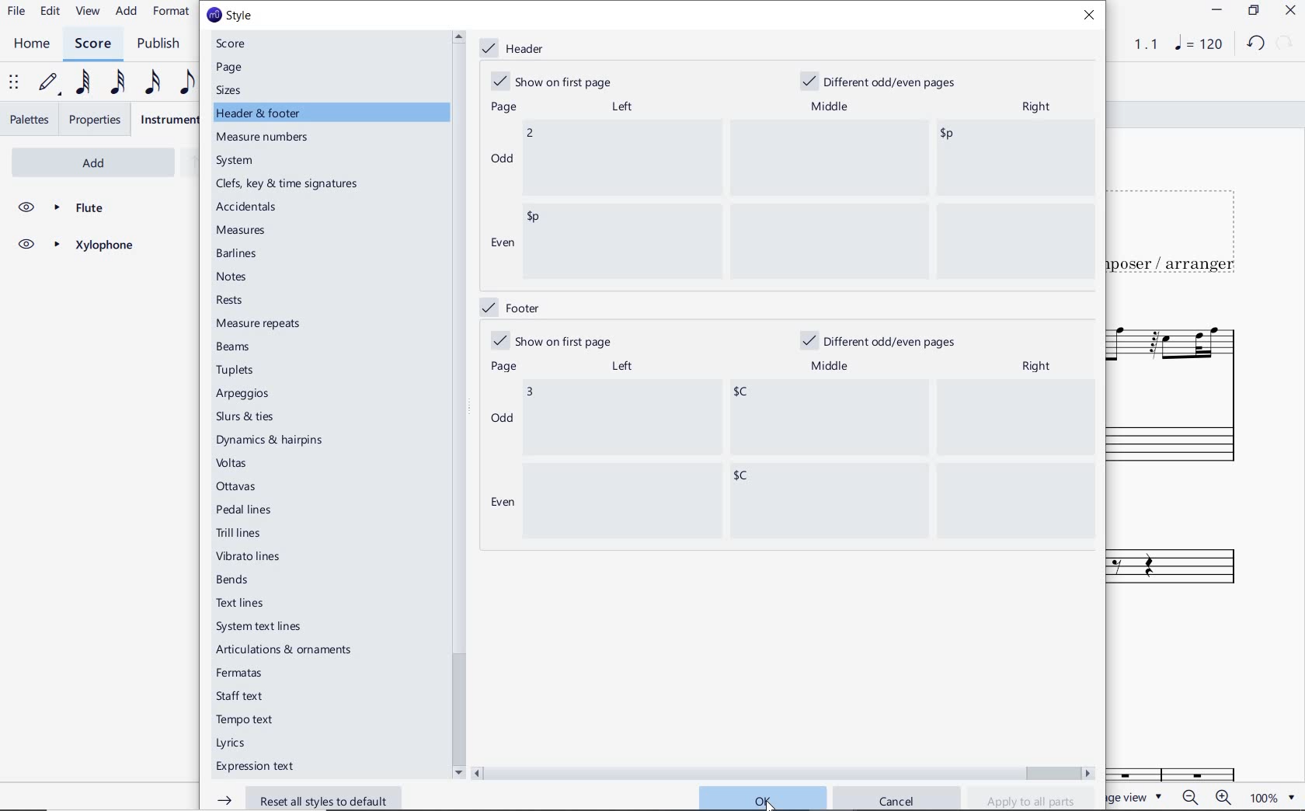 The height and width of the screenshot is (811, 1305). Describe the element at coordinates (14, 83) in the screenshot. I see `SELECT TO MOVE` at that location.